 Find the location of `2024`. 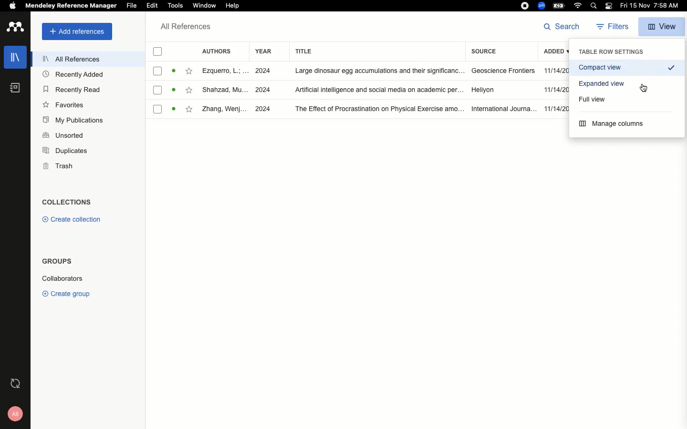

2024 is located at coordinates (264, 71).